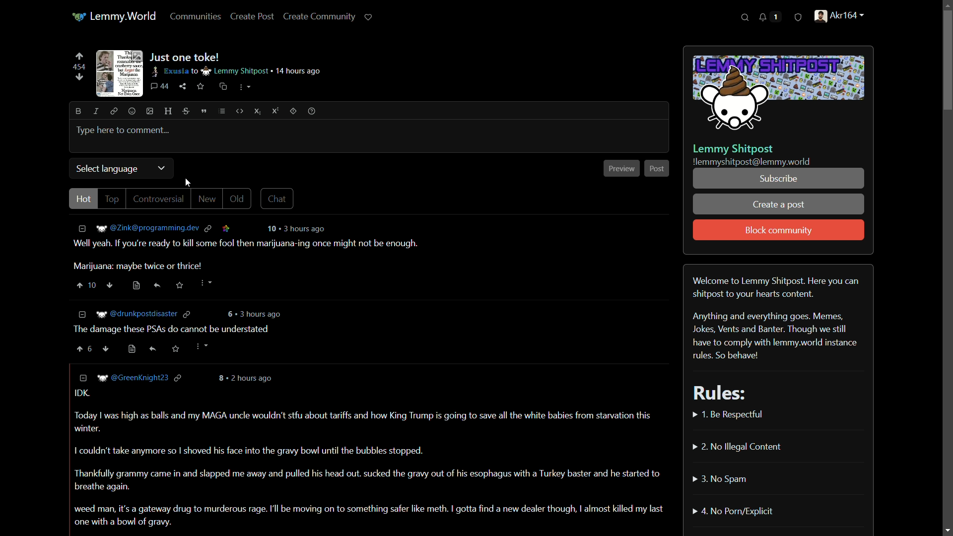 The height and width of the screenshot is (536, 953). What do you see at coordinates (320, 17) in the screenshot?
I see `create community` at bounding box center [320, 17].